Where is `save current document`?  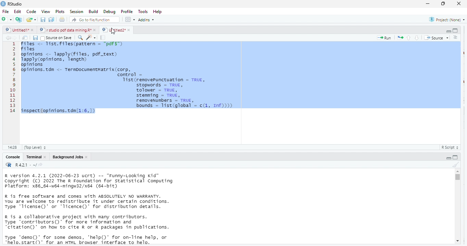
save current document is located at coordinates (43, 20).